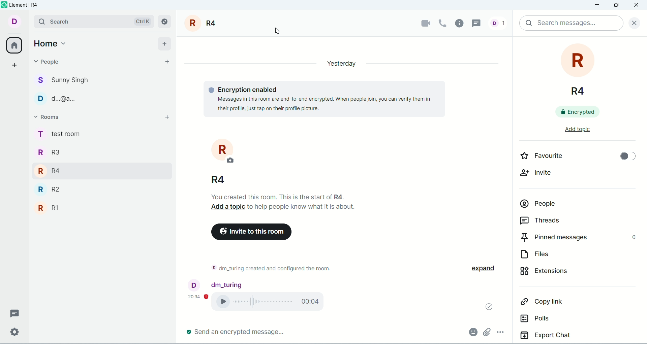  What do you see at coordinates (280, 31) in the screenshot?
I see `cursor` at bounding box center [280, 31].